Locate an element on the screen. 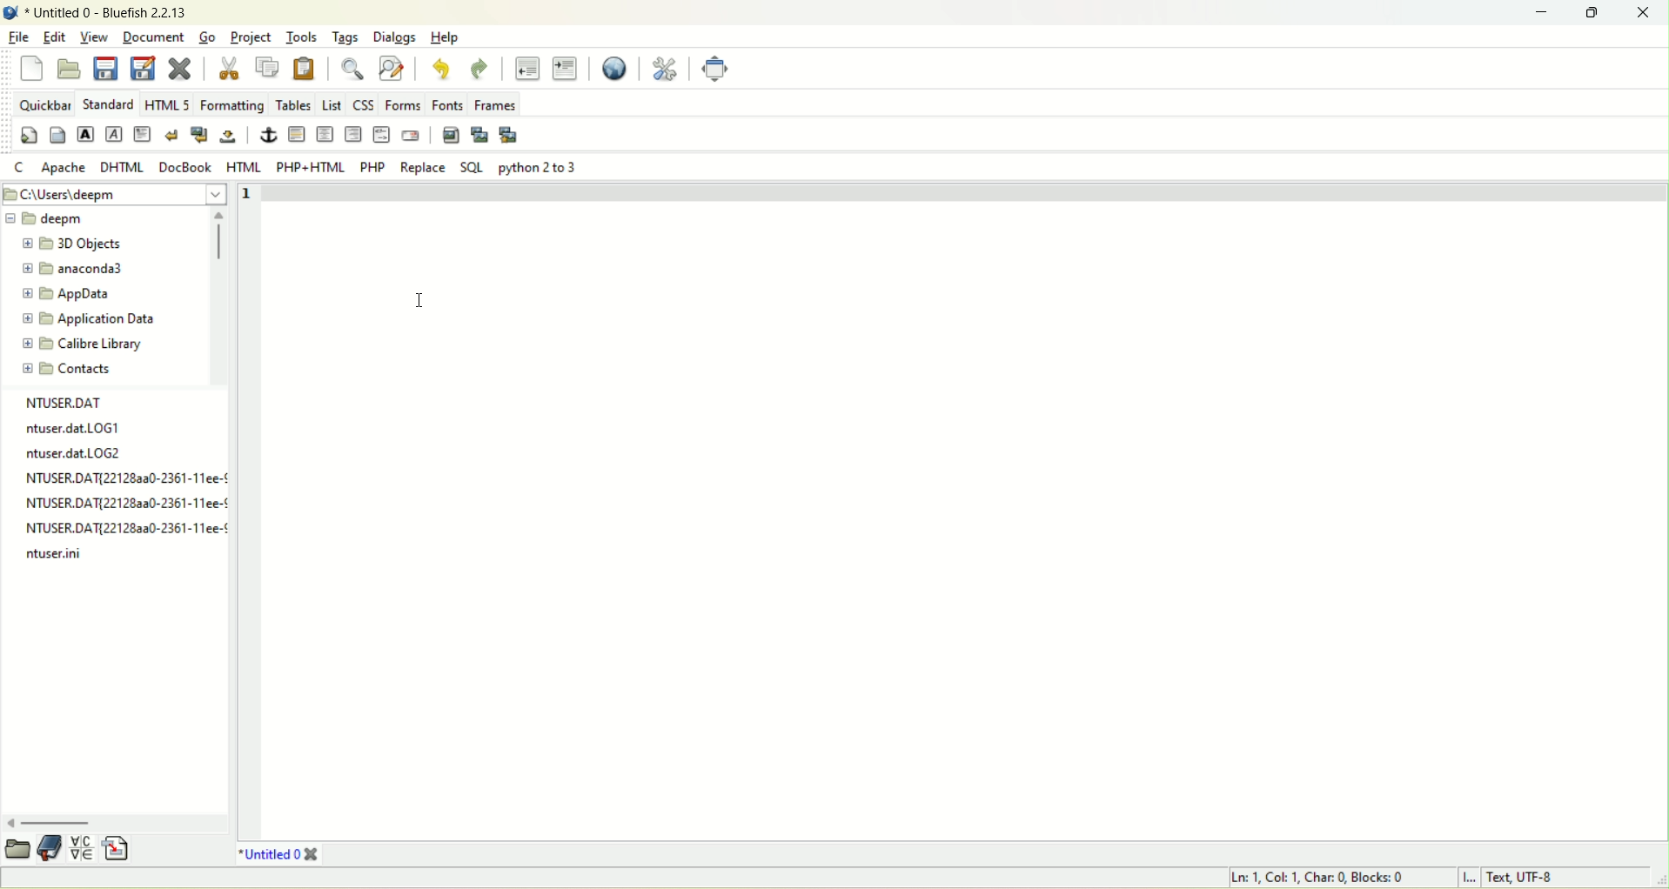 The height and width of the screenshot is (889, 1669). editor is located at coordinates (964, 509).